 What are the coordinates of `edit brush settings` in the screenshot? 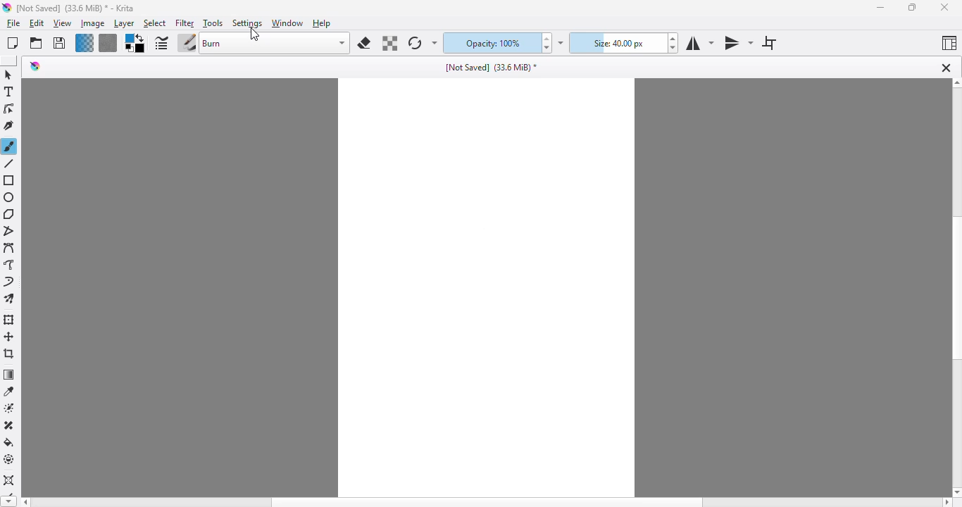 It's located at (161, 44).